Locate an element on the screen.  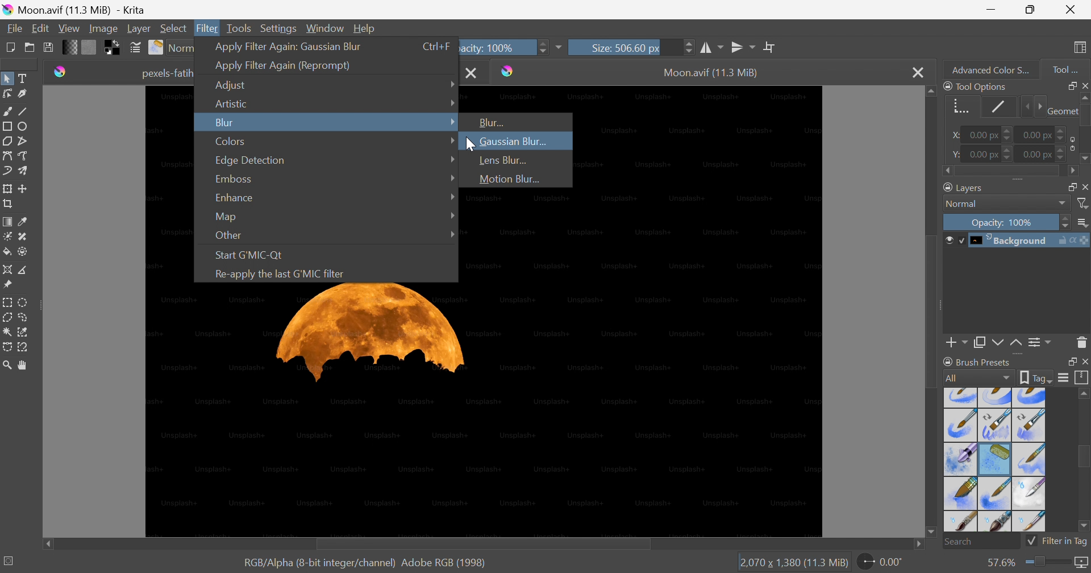
Scroll right is located at coordinates (921, 545).